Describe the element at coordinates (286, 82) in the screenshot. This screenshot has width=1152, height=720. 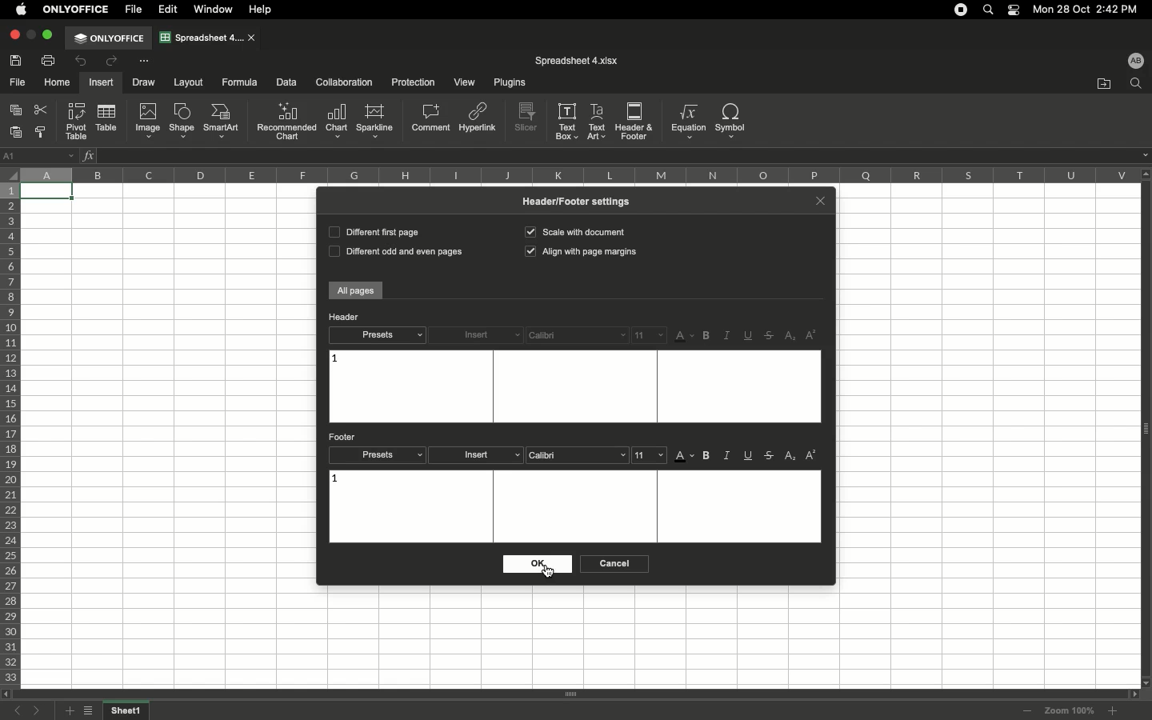
I see `Data` at that location.